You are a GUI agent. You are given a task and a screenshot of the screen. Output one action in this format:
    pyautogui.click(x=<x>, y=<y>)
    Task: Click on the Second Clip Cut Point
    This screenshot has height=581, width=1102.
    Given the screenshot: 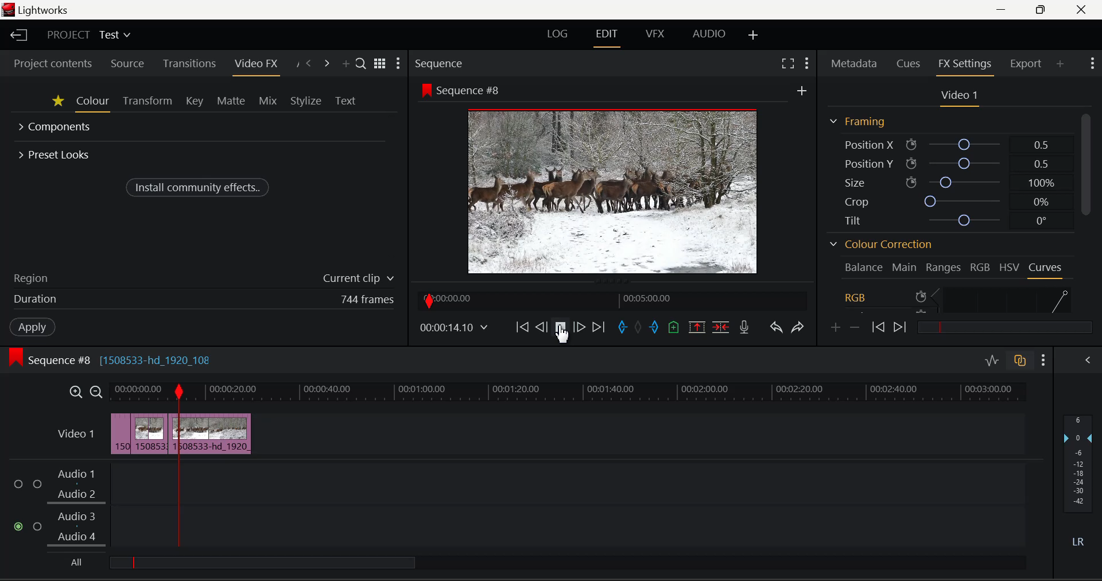 What is the action you would take?
    pyautogui.click(x=173, y=466)
    